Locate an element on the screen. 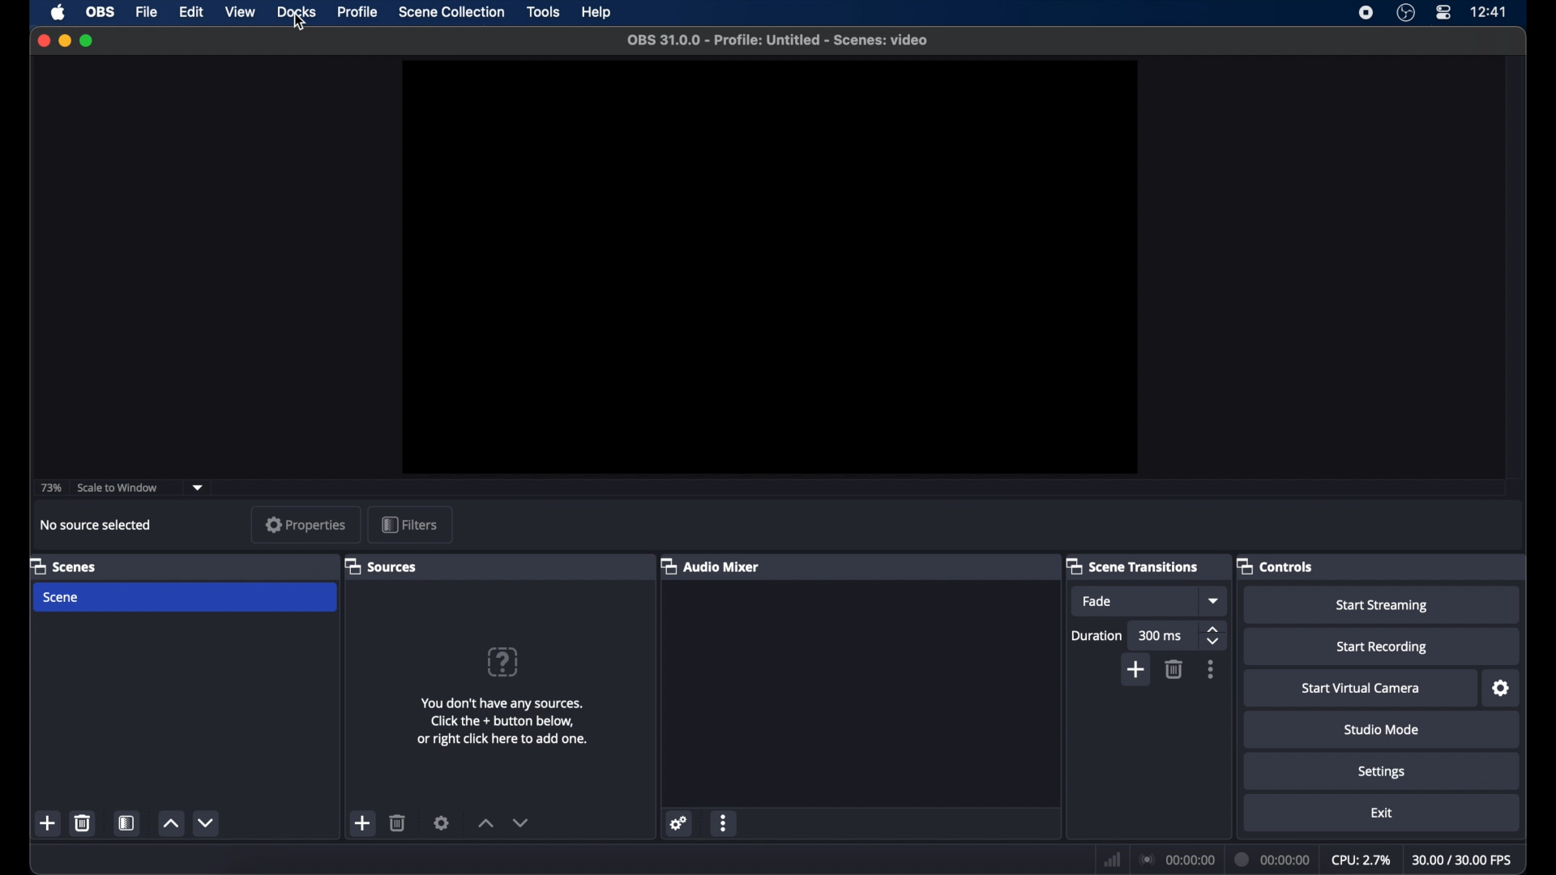 The width and height of the screenshot is (1556, 875). scene is located at coordinates (62, 597).